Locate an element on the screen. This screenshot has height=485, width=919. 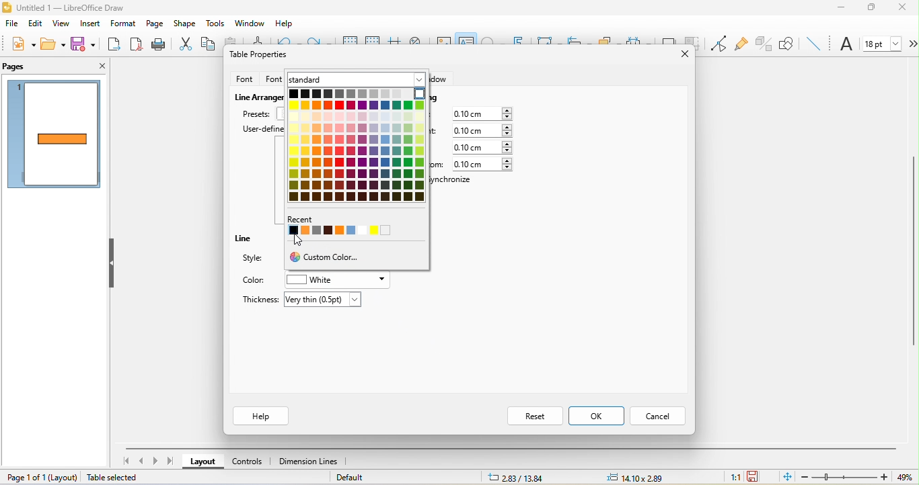
view is located at coordinates (61, 24).